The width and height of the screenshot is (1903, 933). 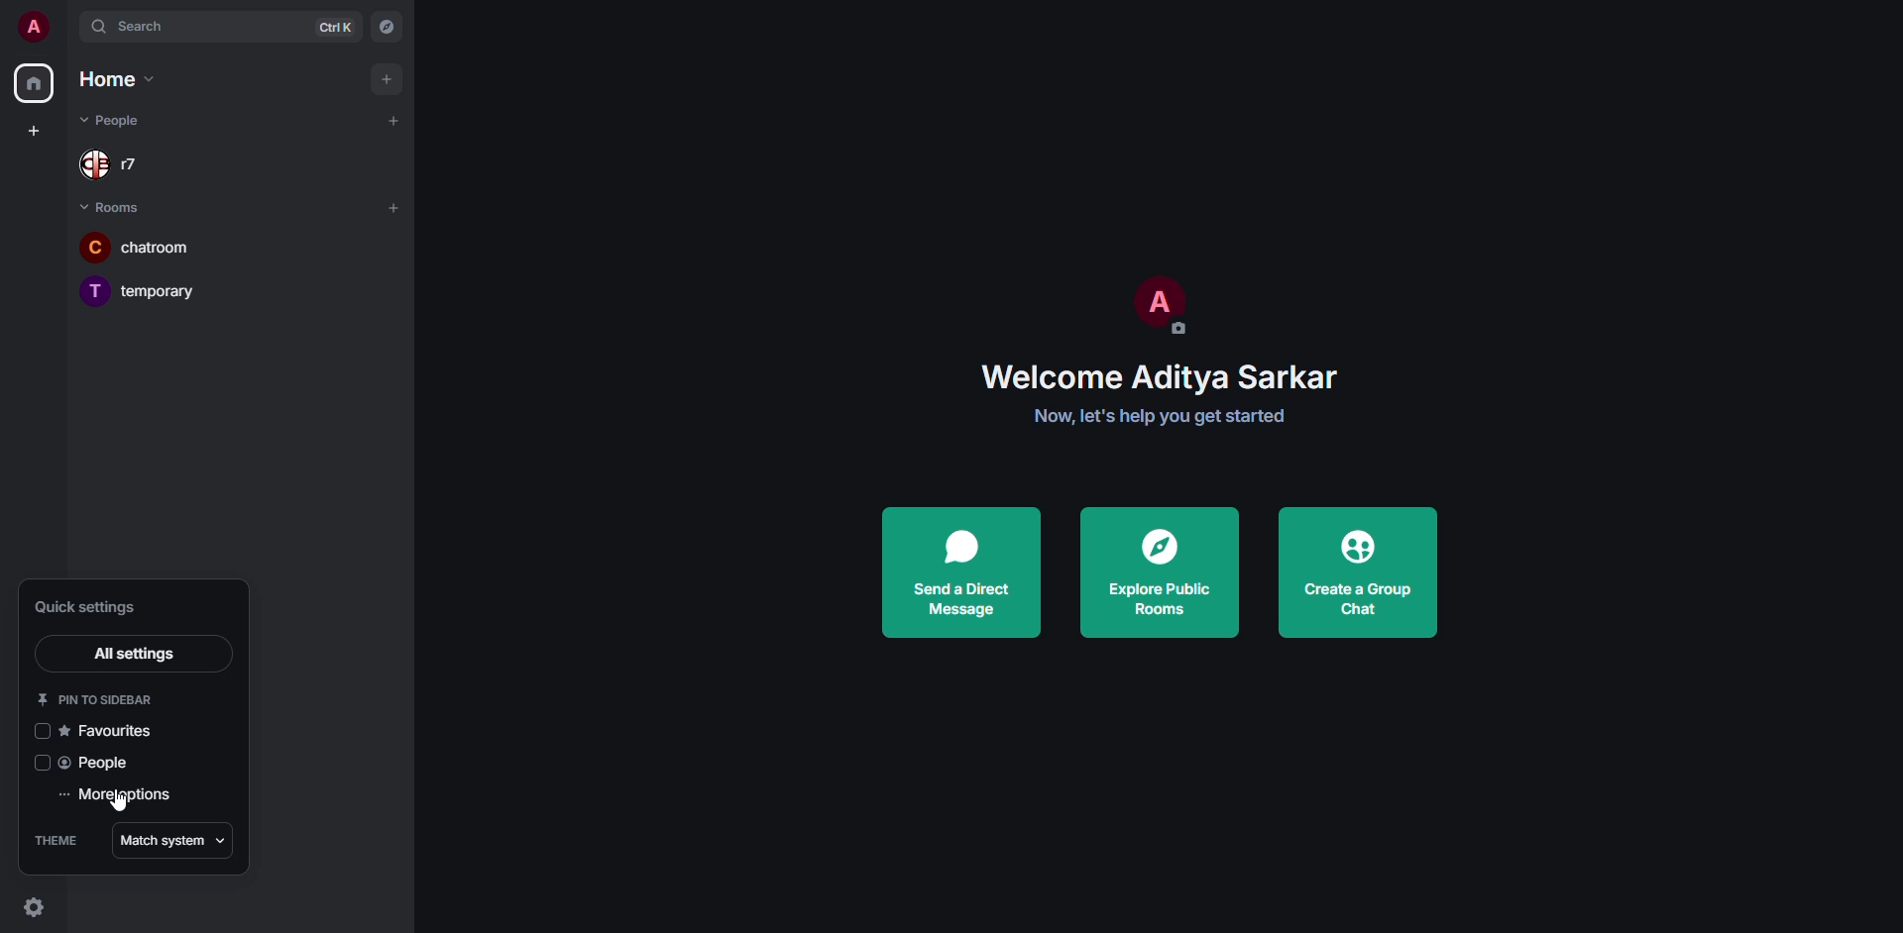 I want to click on click to enable, so click(x=38, y=732).